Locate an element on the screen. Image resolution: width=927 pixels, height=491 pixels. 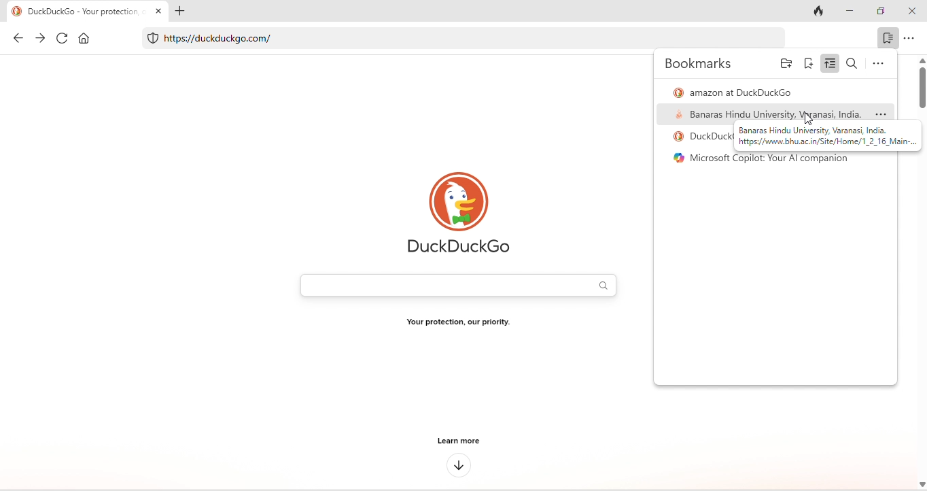
learn more is located at coordinates (457, 441).